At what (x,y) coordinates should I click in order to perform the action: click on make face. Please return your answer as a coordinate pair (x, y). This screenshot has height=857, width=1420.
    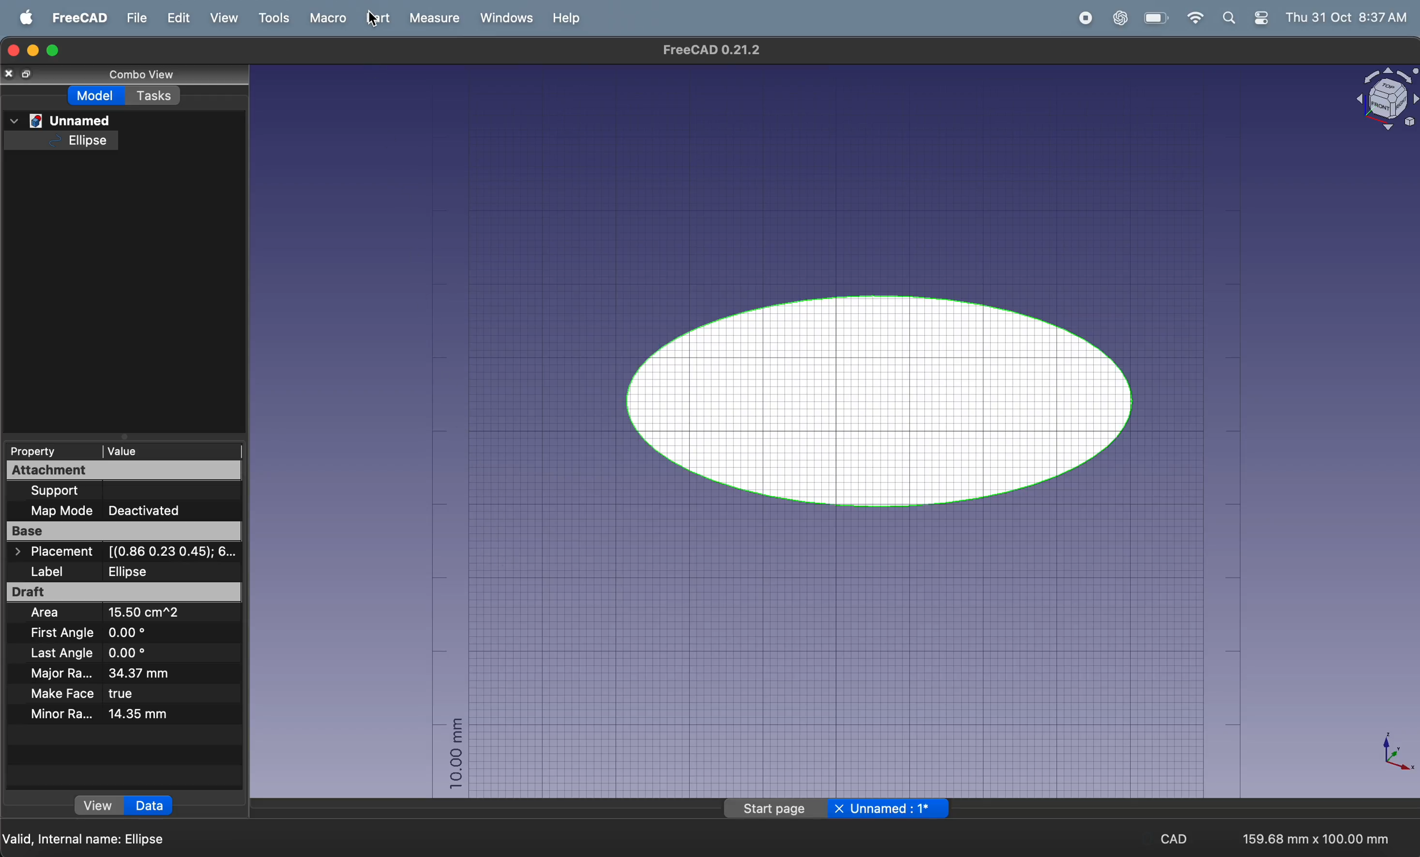
    Looking at the image, I should click on (99, 694).